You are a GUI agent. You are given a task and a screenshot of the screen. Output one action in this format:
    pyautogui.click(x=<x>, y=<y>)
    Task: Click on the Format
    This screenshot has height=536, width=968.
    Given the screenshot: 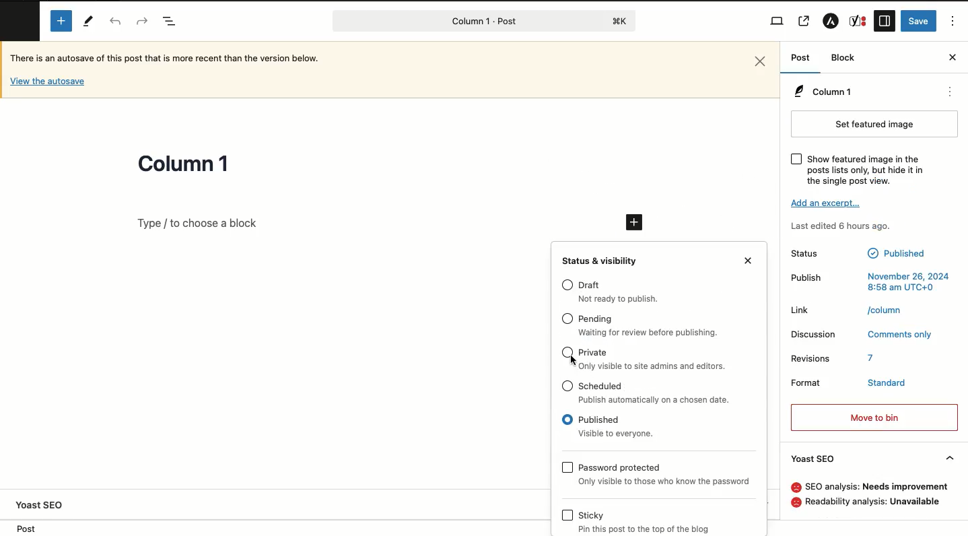 What is the action you would take?
    pyautogui.click(x=806, y=382)
    